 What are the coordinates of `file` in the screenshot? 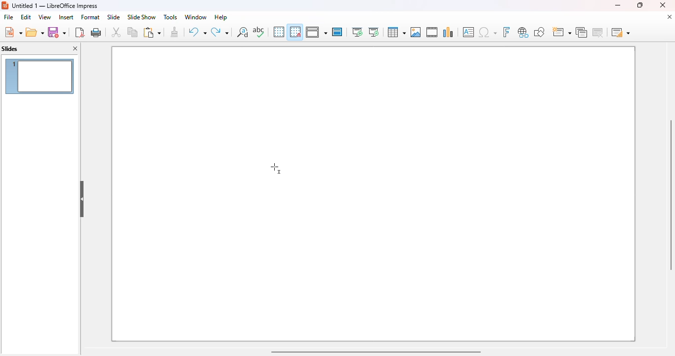 It's located at (8, 17).